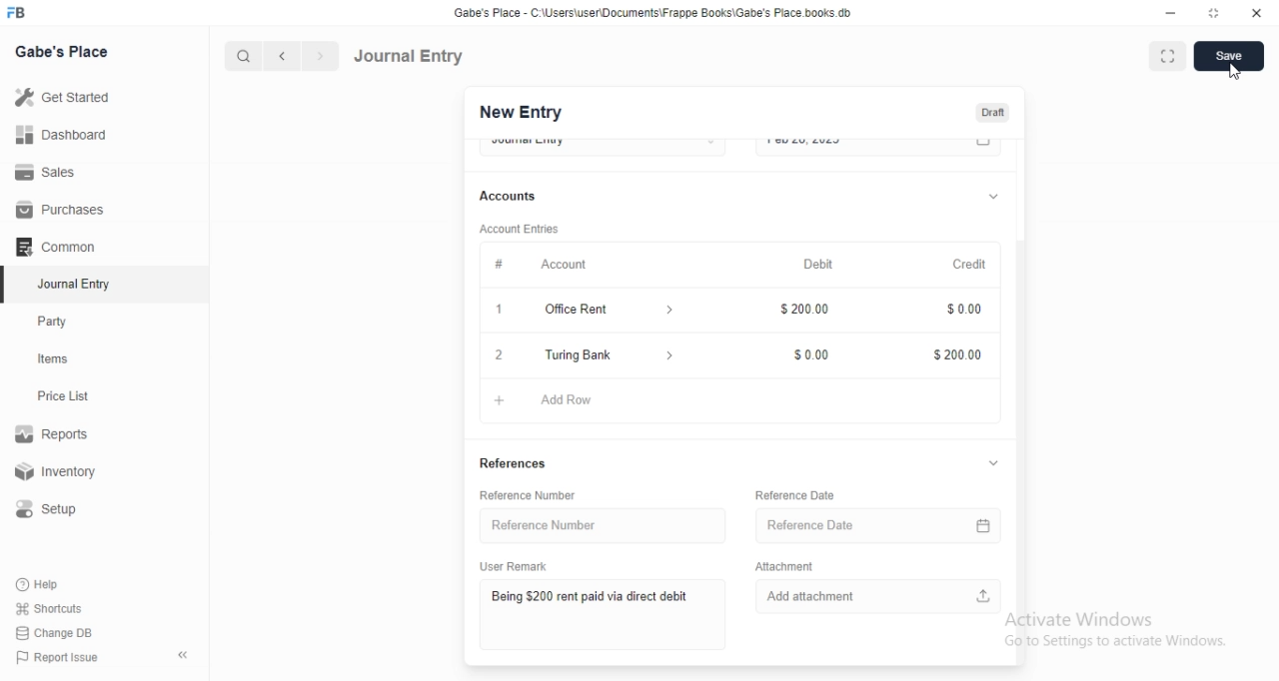 The image size is (1279, 681). What do you see at coordinates (1169, 12) in the screenshot?
I see `minimize` at bounding box center [1169, 12].